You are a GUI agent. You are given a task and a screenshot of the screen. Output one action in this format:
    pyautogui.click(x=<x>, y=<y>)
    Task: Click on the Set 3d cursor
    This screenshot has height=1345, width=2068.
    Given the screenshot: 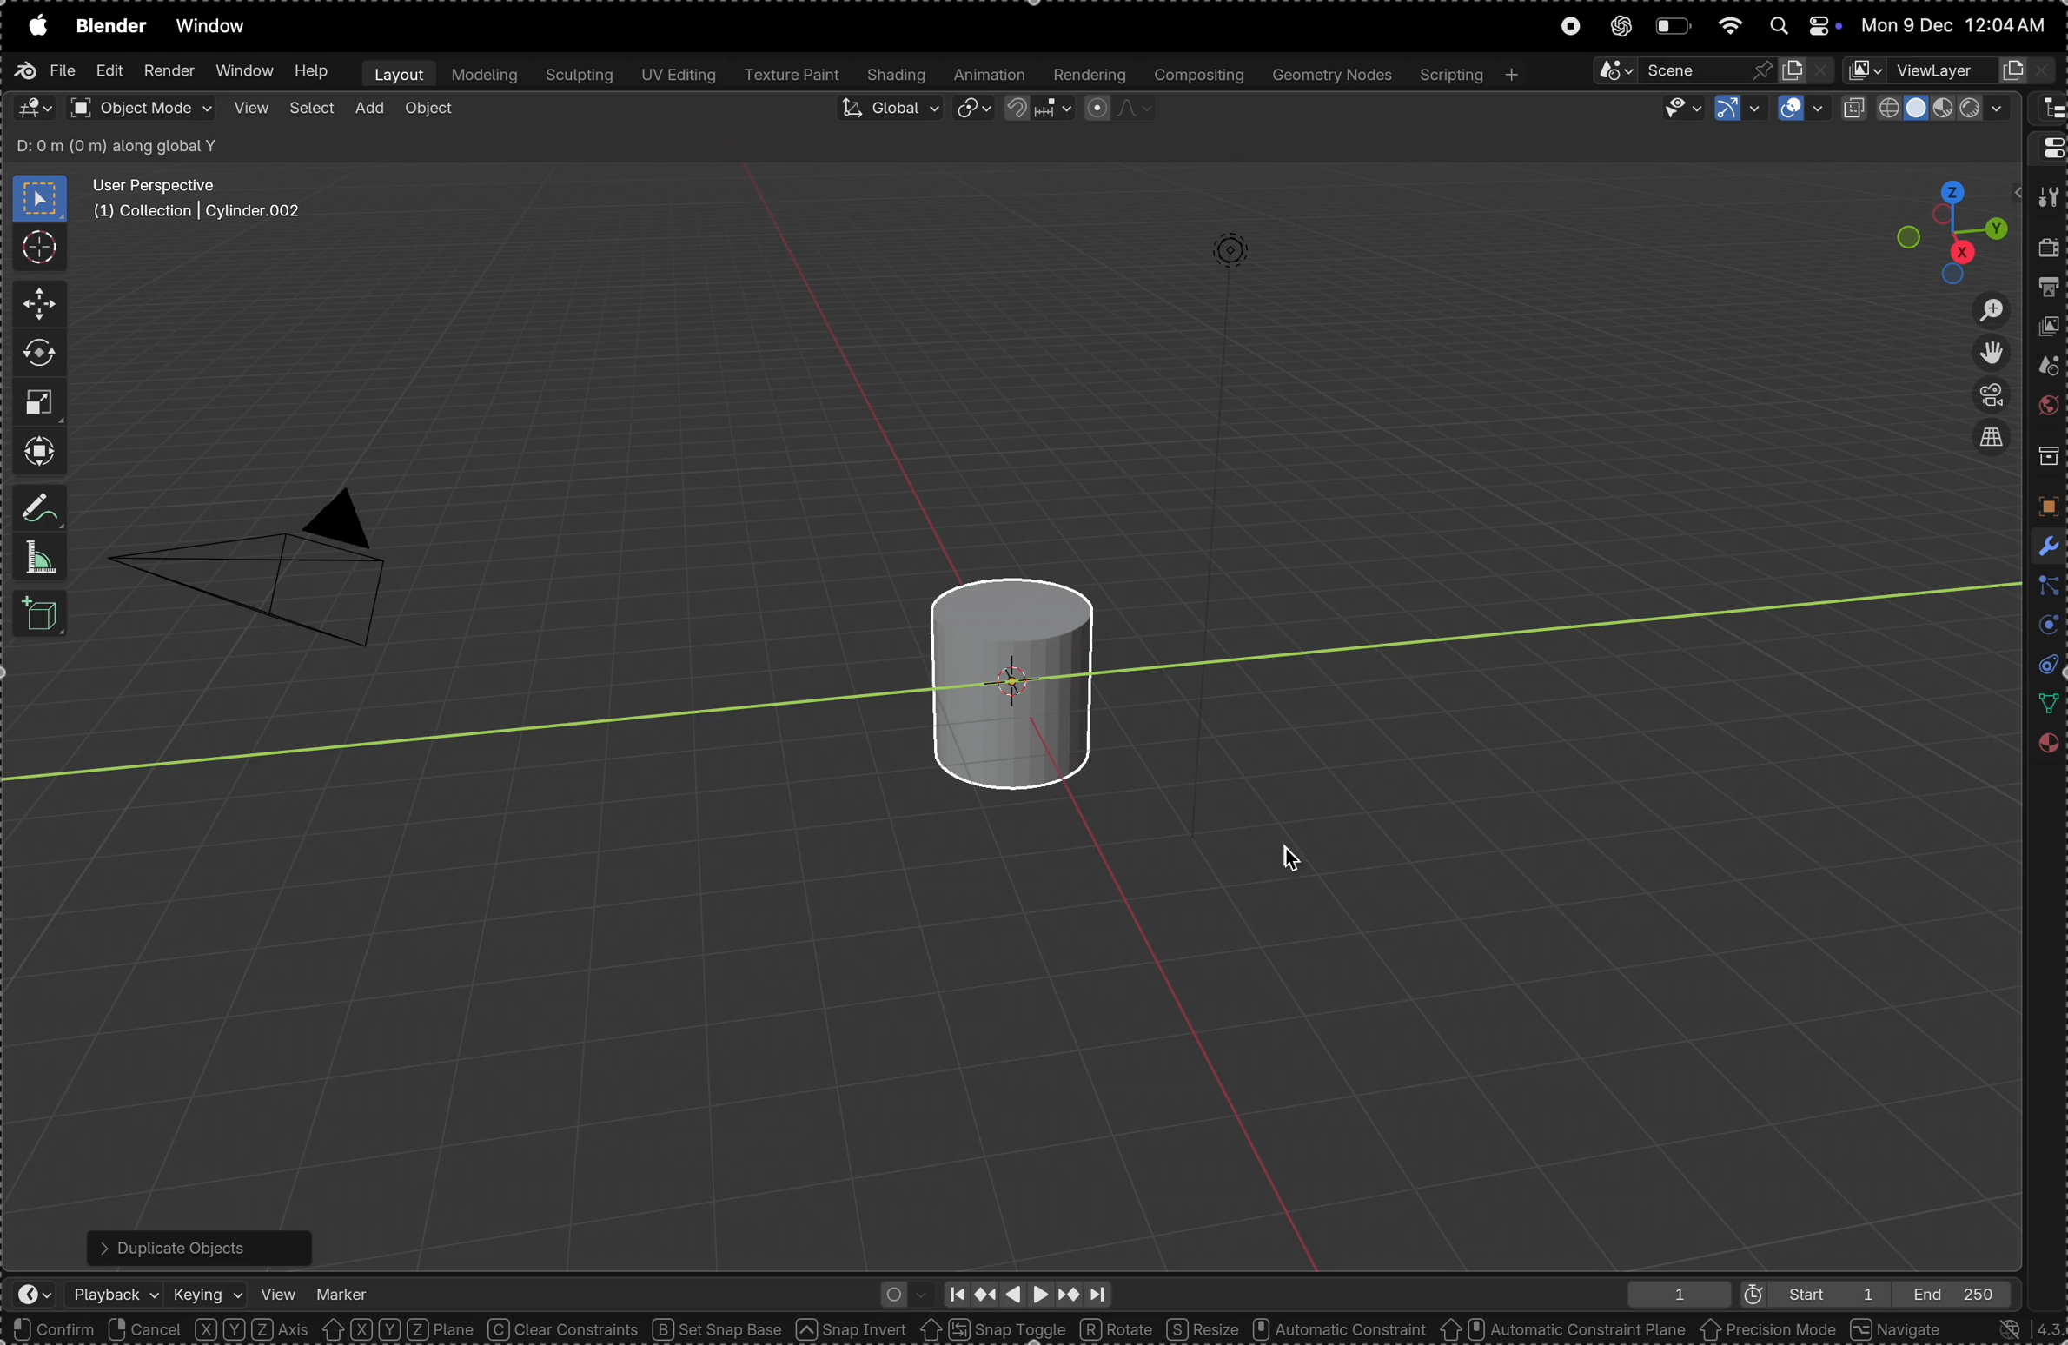 What is the action you would take?
    pyautogui.click(x=333, y=1329)
    